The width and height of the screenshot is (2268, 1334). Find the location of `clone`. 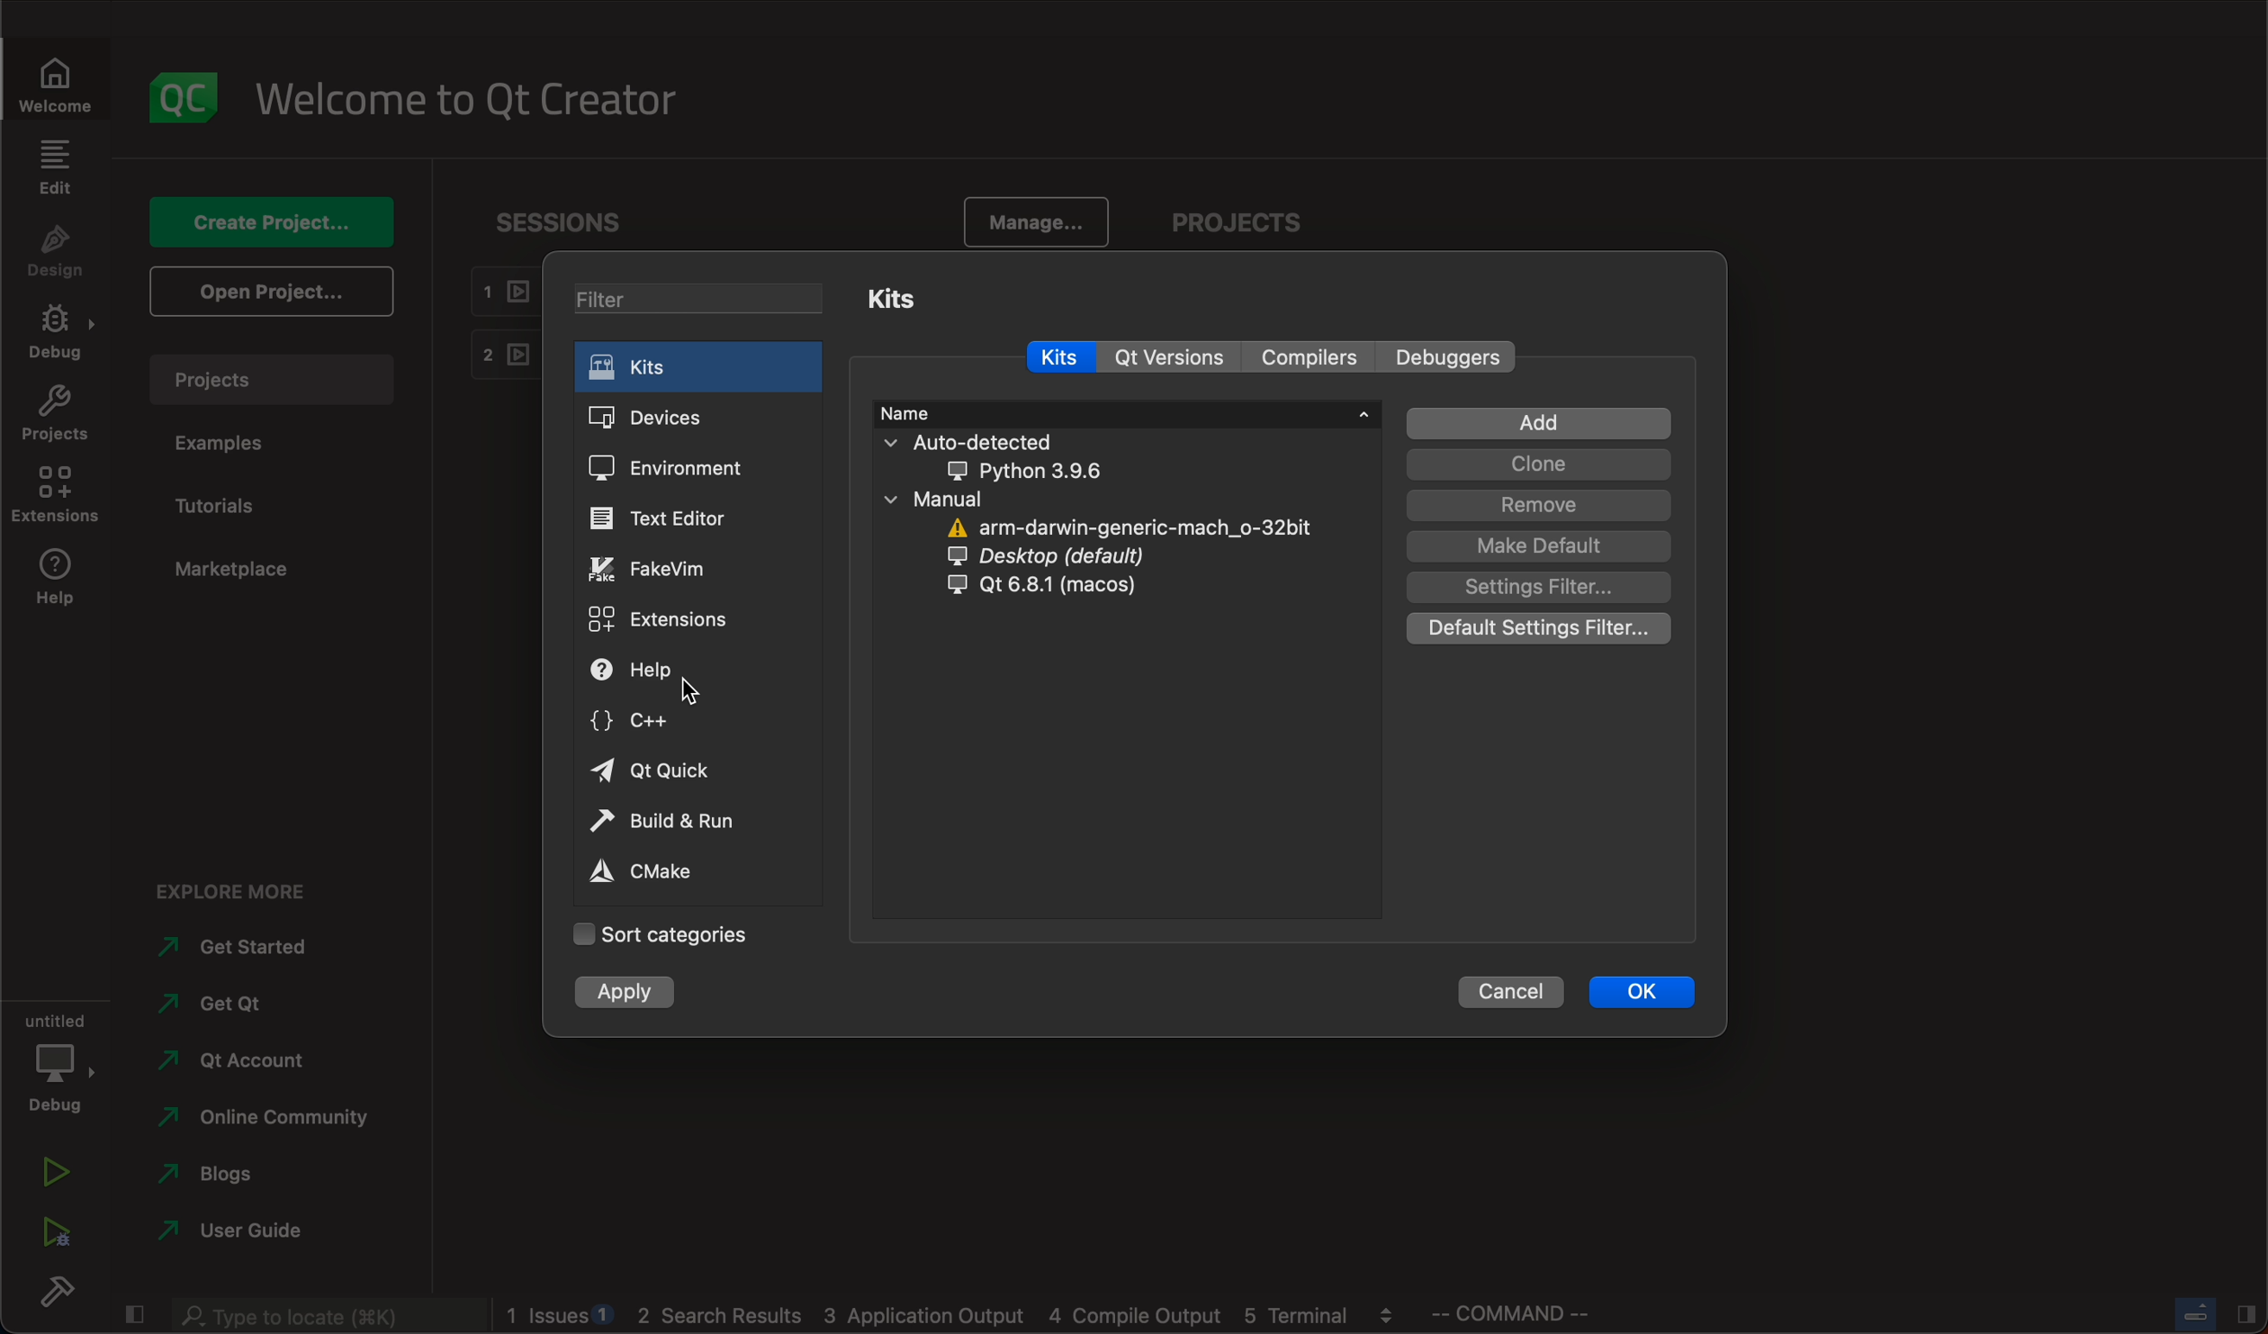

clone is located at coordinates (1542, 464).